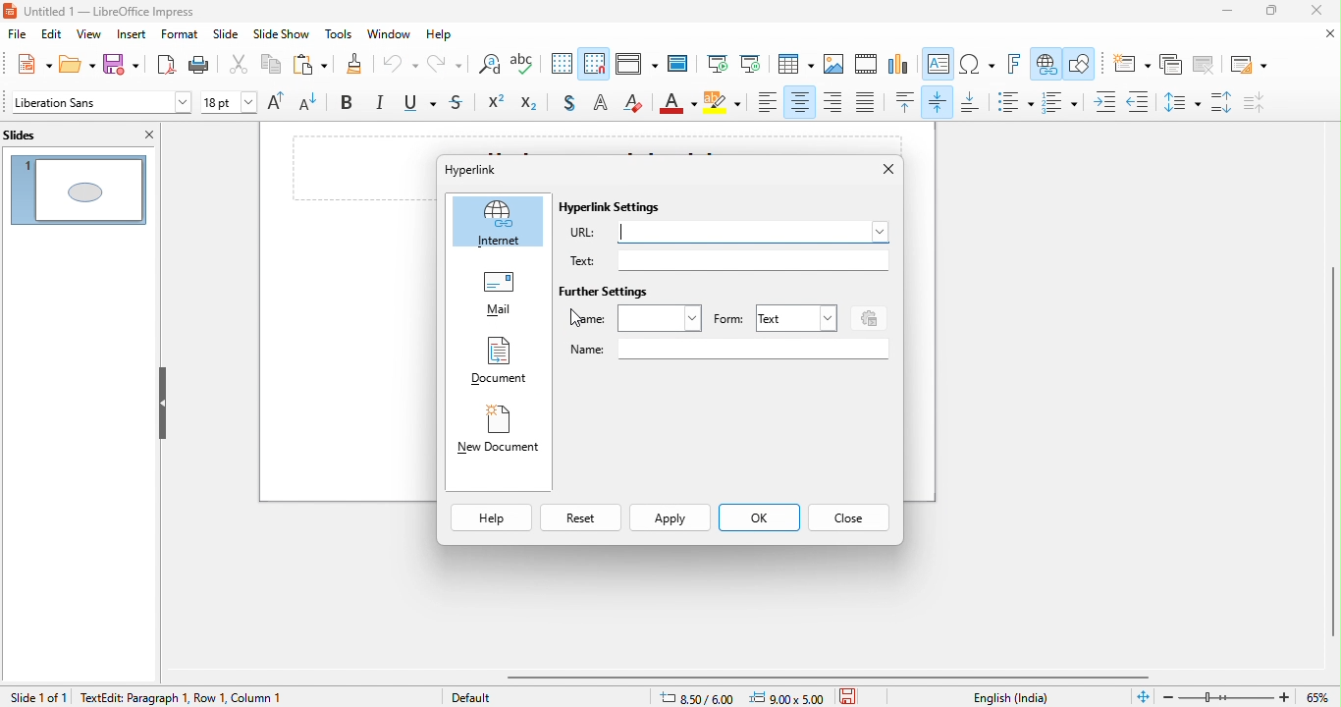 Image resolution: width=1341 pixels, height=707 pixels. What do you see at coordinates (880, 170) in the screenshot?
I see `close` at bounding box center [880, 170].